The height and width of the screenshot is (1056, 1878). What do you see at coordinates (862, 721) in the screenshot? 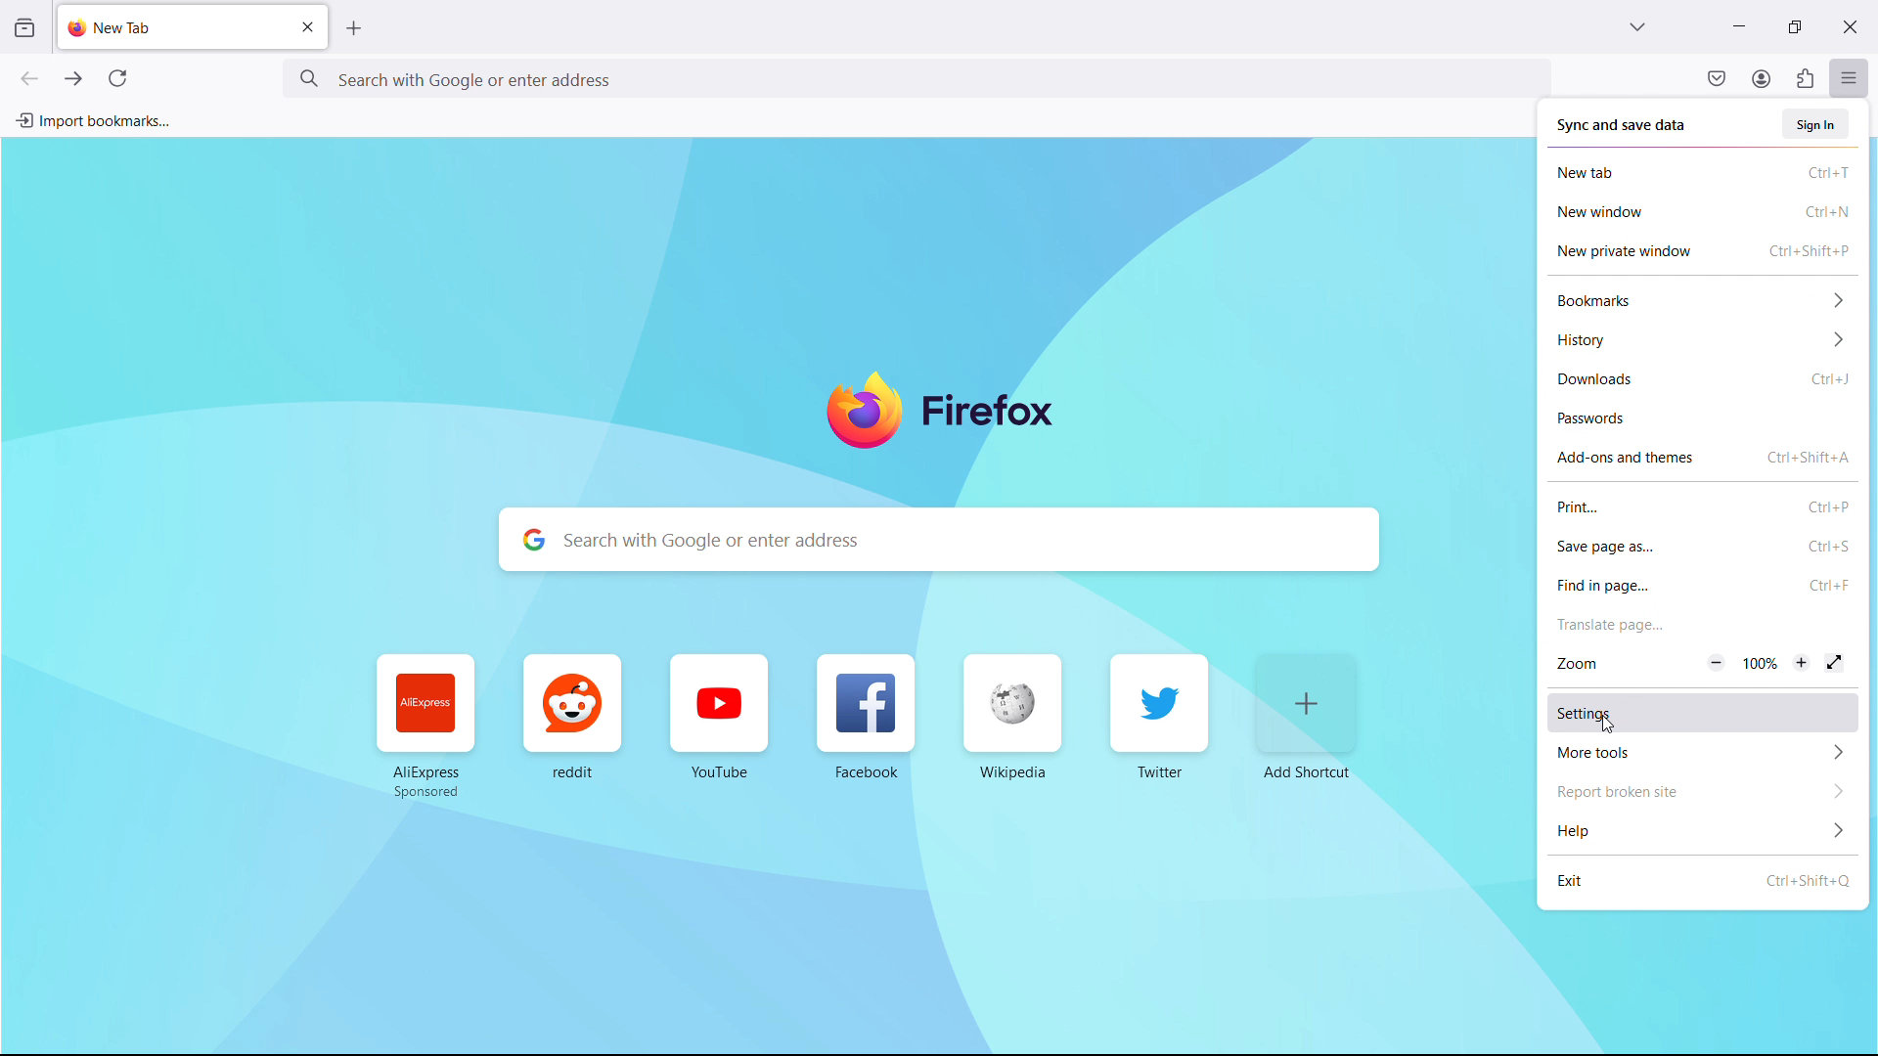
I see `Facebook` at bounding box center [862, 721].